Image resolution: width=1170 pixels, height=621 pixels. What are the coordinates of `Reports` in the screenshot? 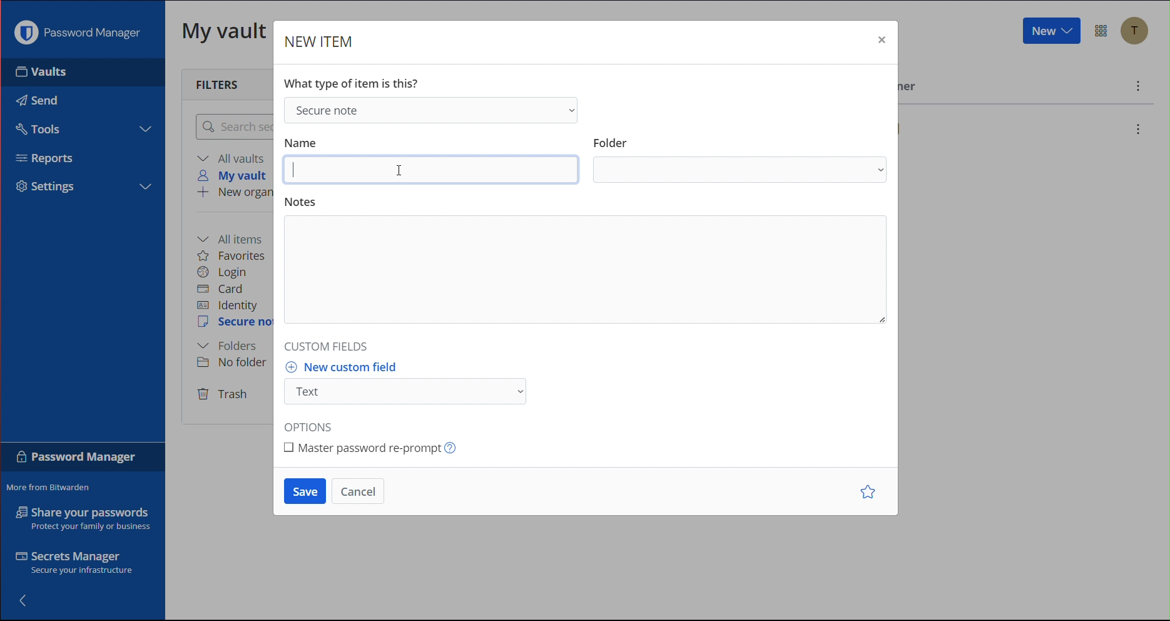 It's located at (51, 160).